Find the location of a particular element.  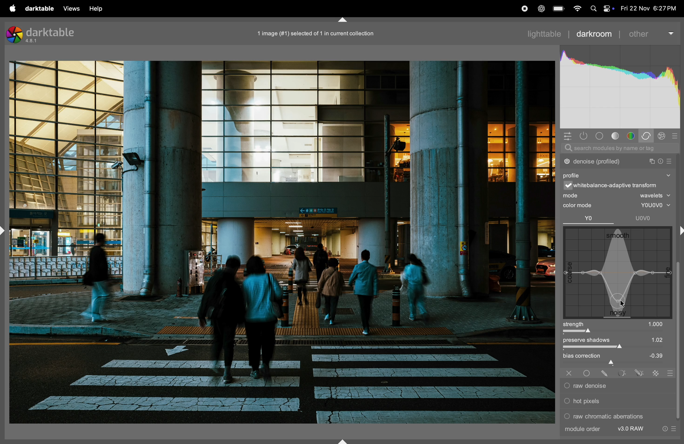

correct is located at coordinates (648, 136).